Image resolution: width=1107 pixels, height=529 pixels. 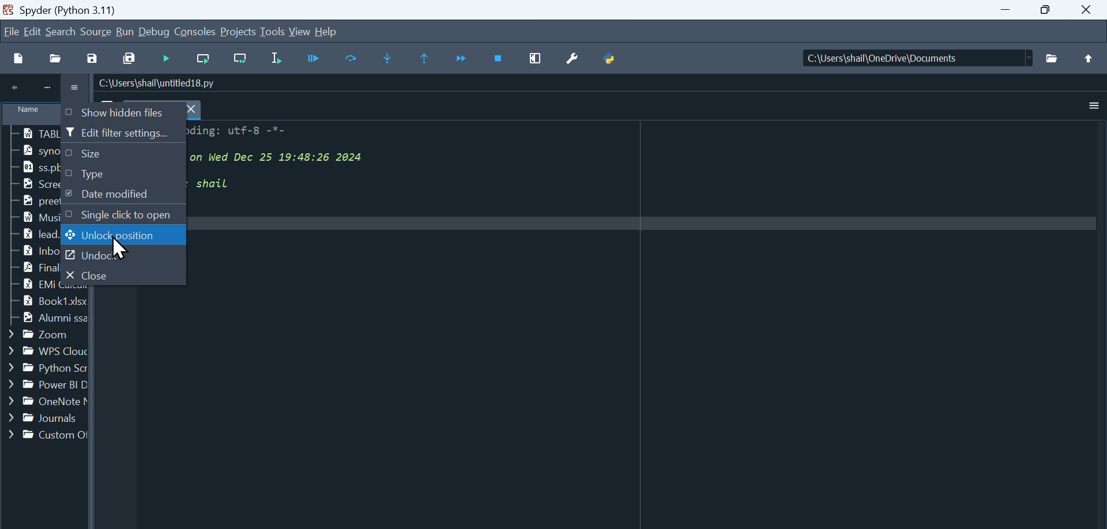 What do you see at coordinates (1052, 59) in the screenshot?
I see `open directory` at bounding box center [1052, 59].